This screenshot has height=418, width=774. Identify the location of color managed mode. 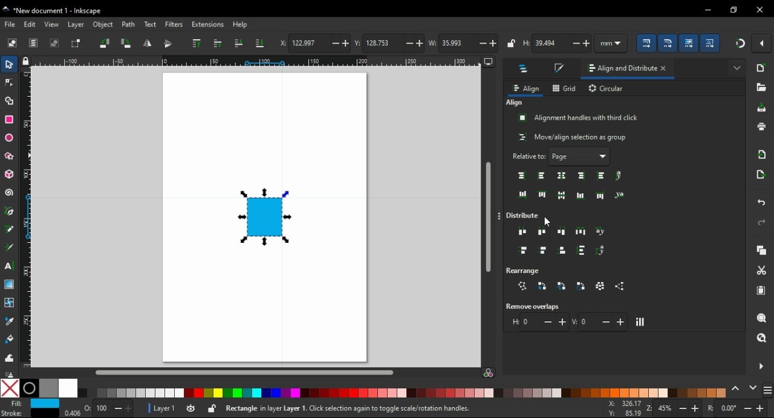
(488, 374).